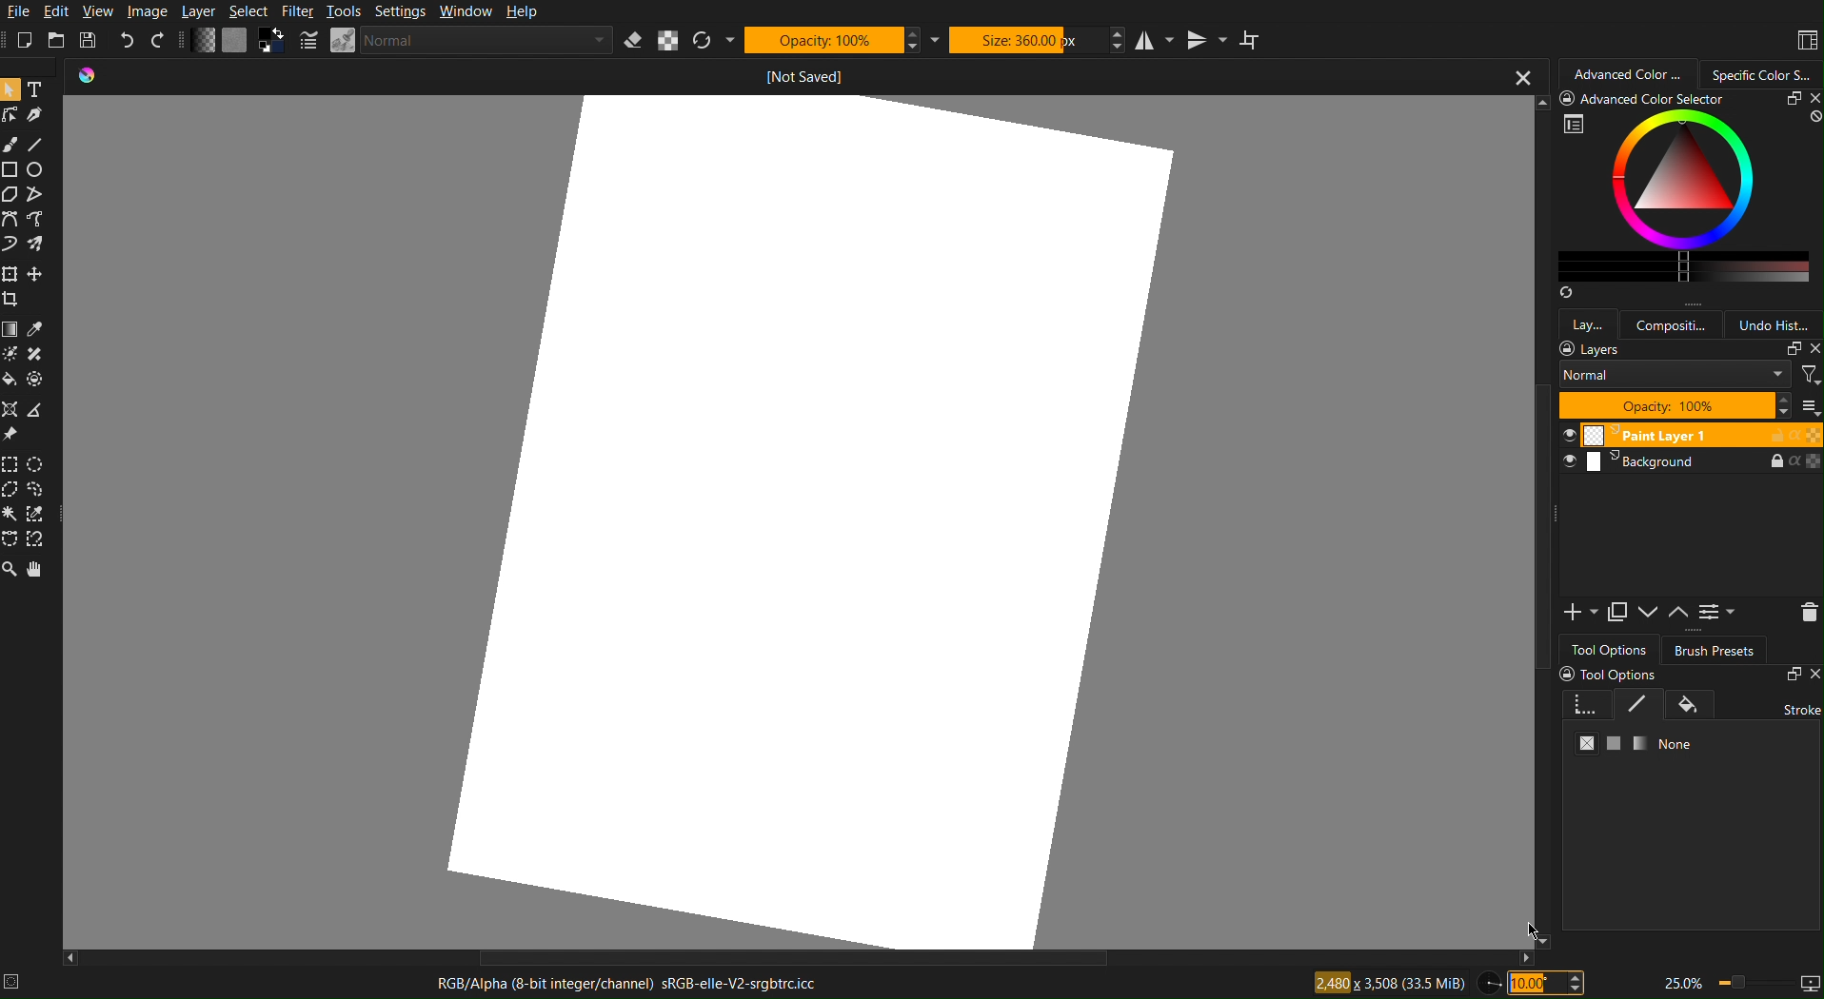 The image size is (1824, 999). What do you see at coordinates (10, 353) in the screenshot?
I see `Dodge Tool` at bounding box center [10, 353].